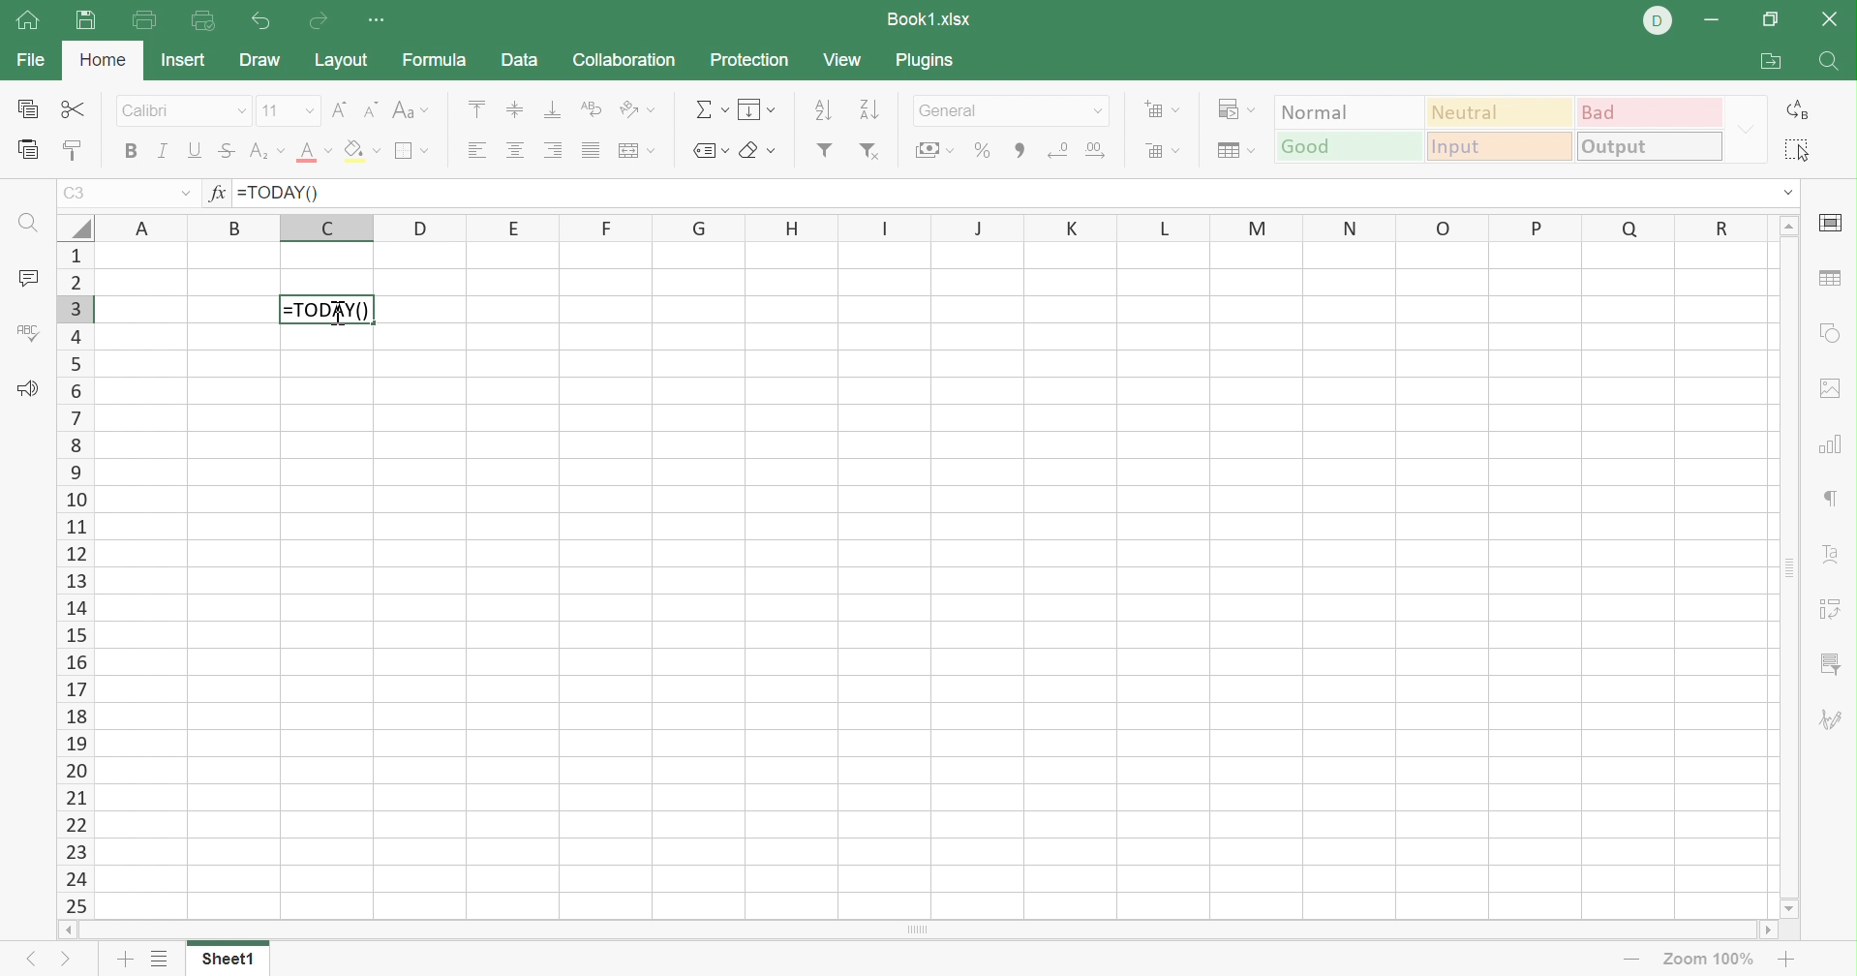  I want to click on Align Center, so click(516, 152).